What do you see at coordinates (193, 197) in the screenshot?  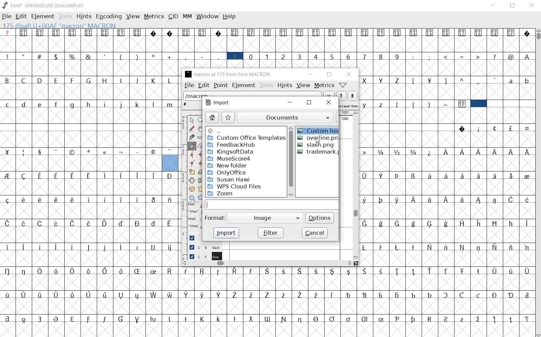 I see `rectangle/ellipse` at bounding box center [193, 197].